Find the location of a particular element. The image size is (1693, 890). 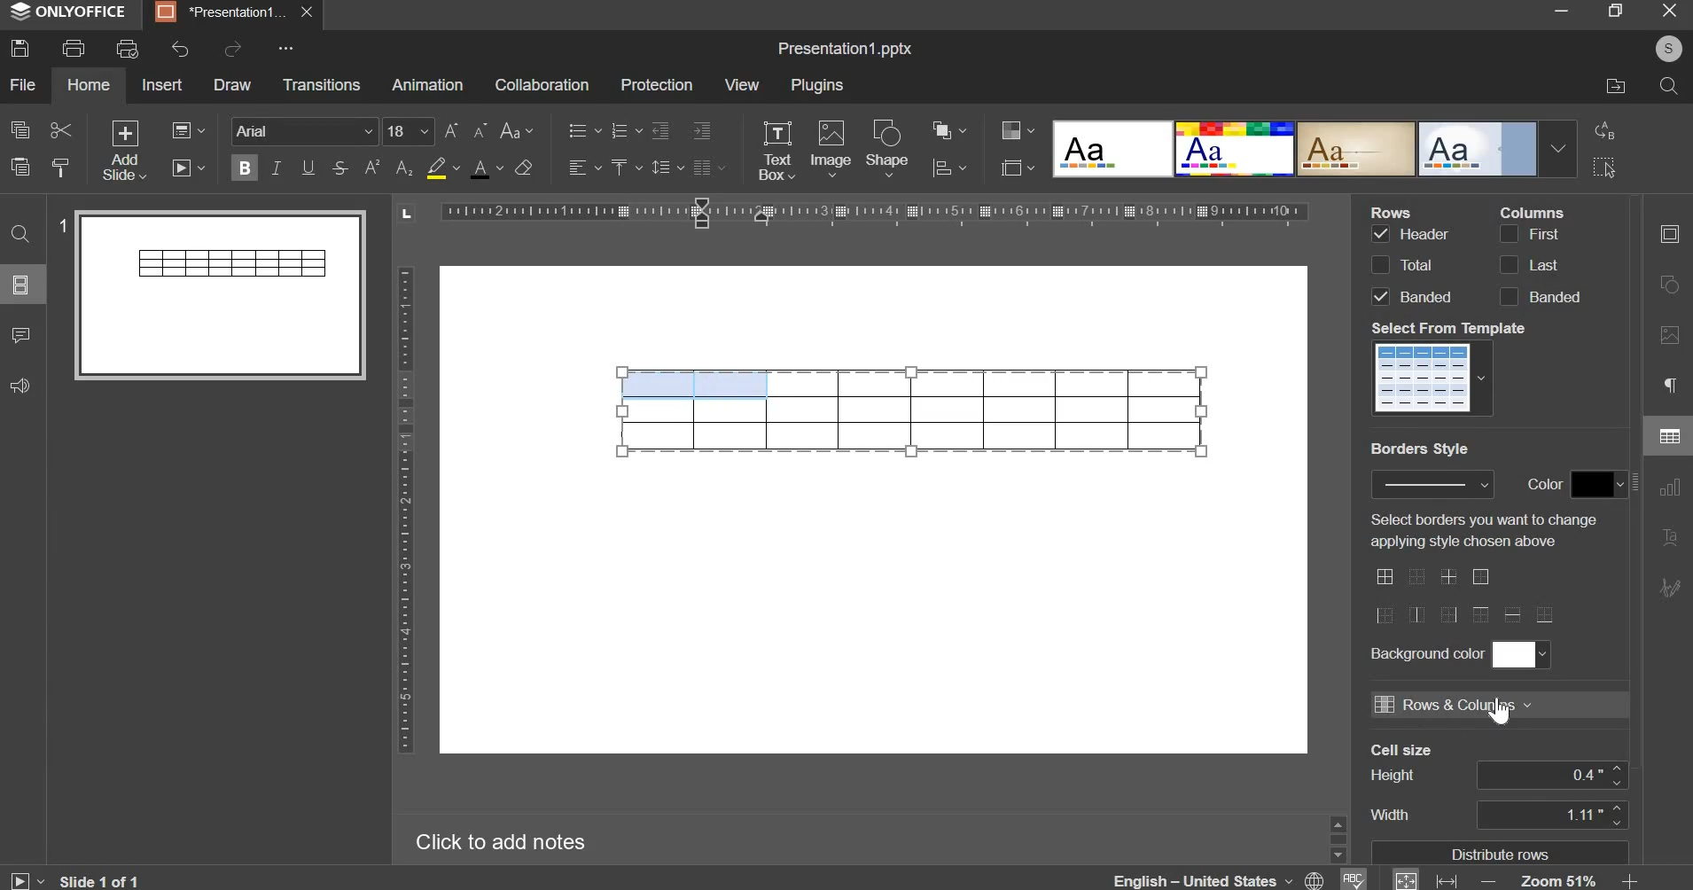

text box is located at coordinates (776, 151).